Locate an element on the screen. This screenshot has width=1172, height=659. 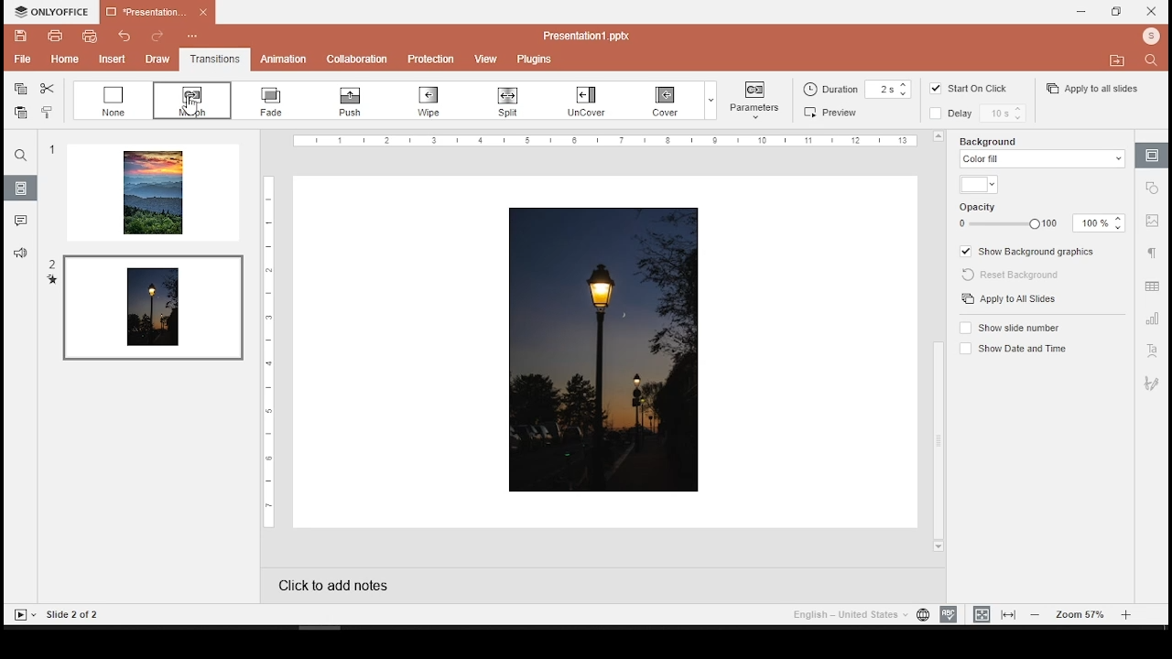
comments is located at coordinates (19, 218).